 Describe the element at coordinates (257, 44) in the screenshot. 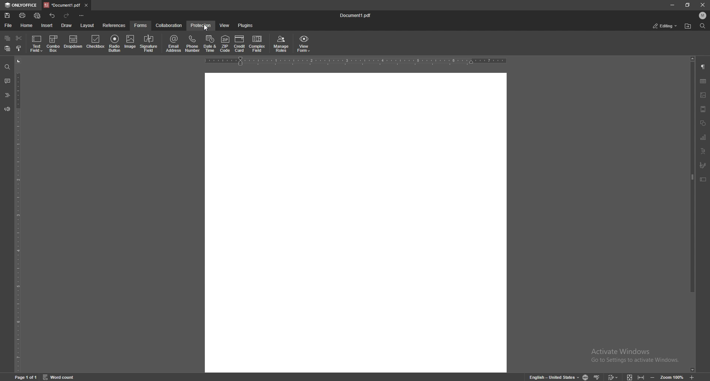

I see `complex field` at that location.